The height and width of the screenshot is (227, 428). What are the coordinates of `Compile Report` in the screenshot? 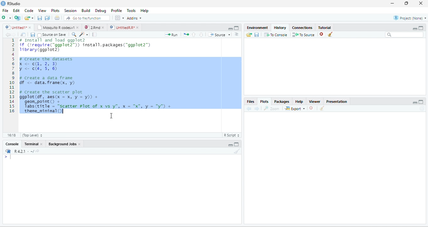 It's located at (94, 35).